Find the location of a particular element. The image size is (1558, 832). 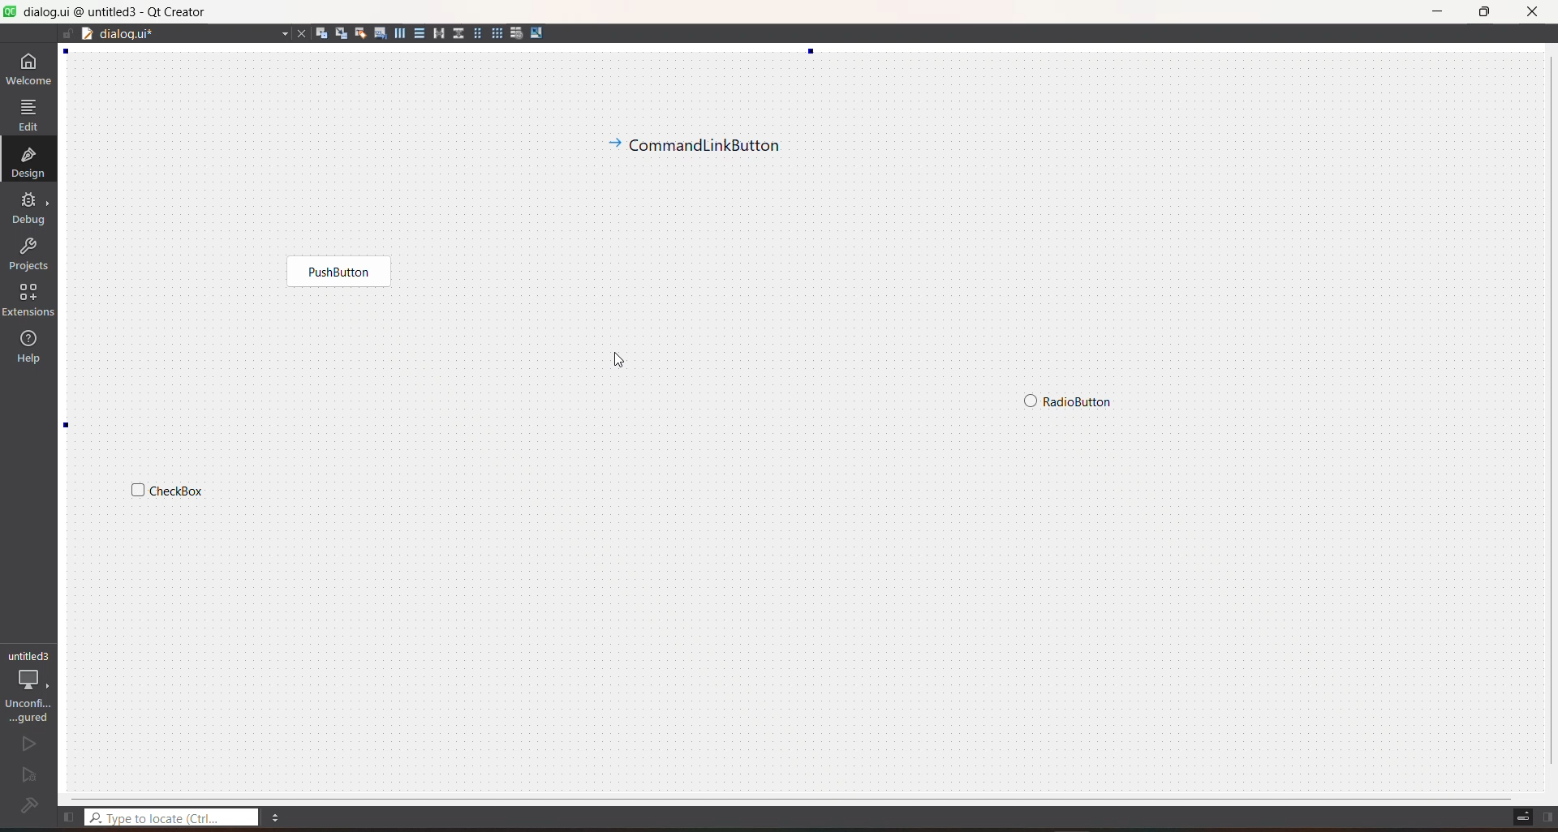

cursor is located at coordinates (615, 364).